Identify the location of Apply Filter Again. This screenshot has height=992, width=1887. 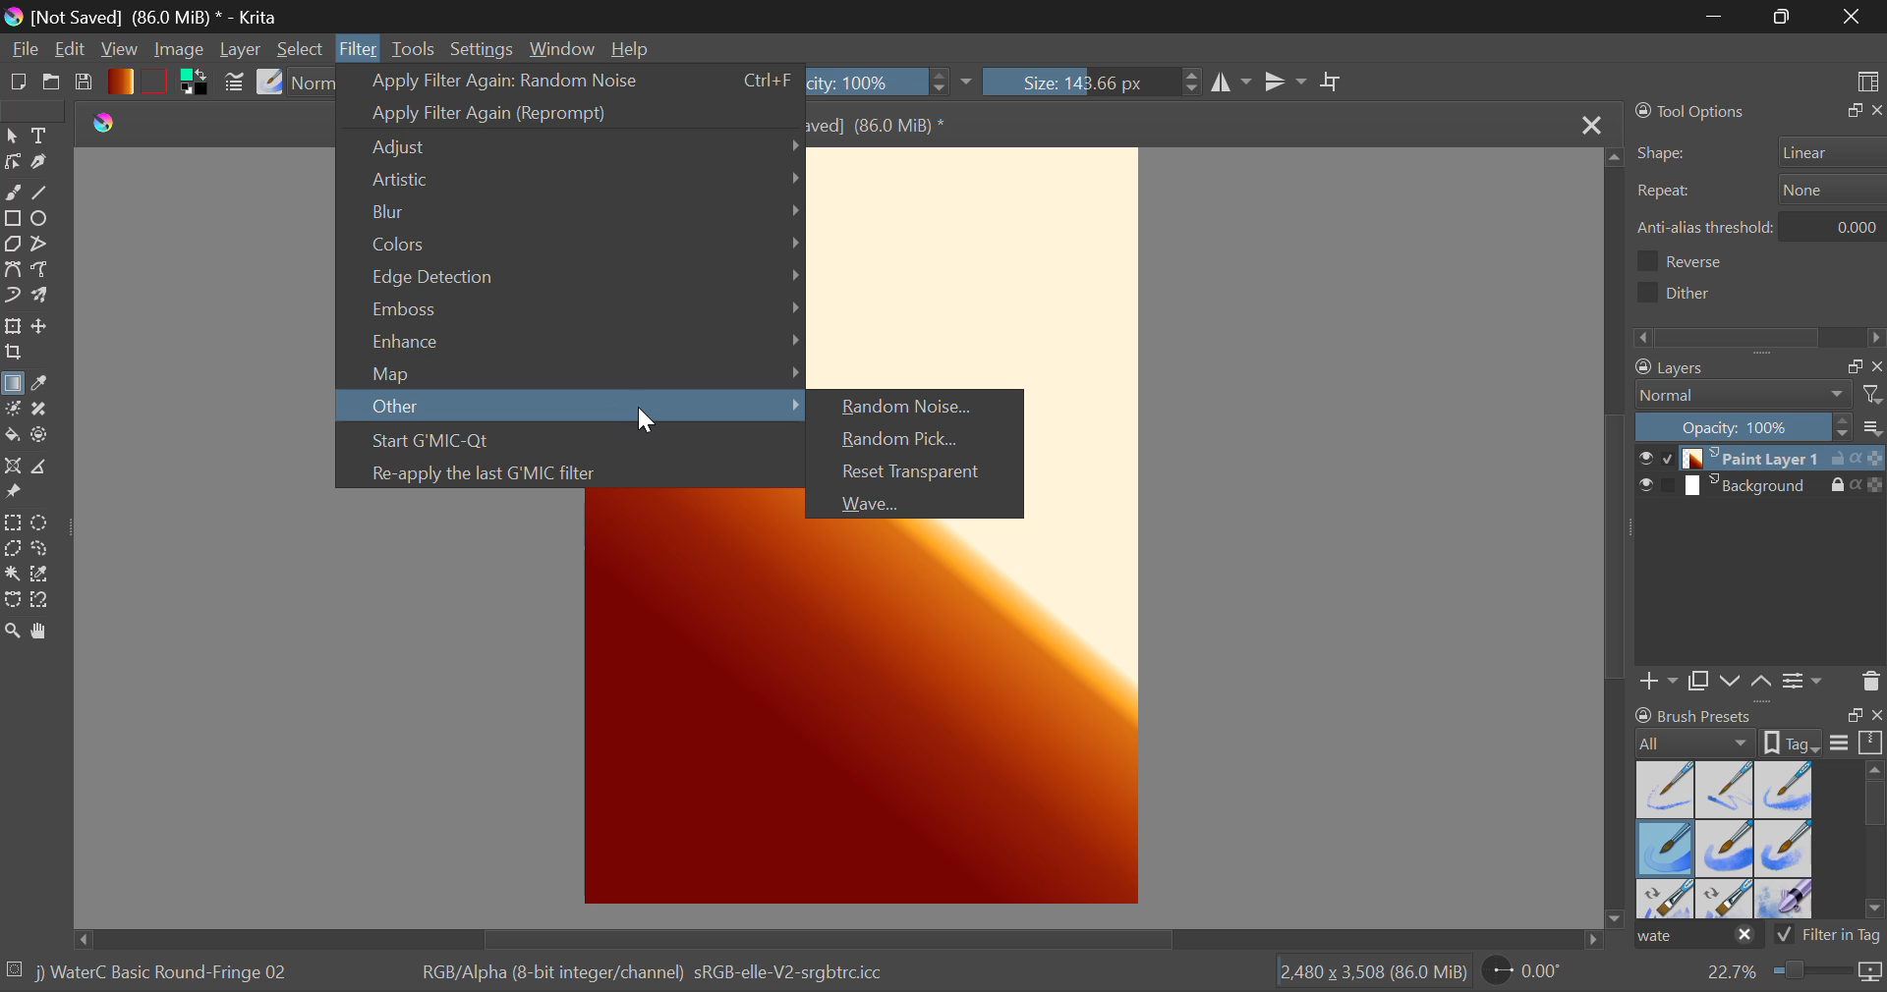
(570, 82).